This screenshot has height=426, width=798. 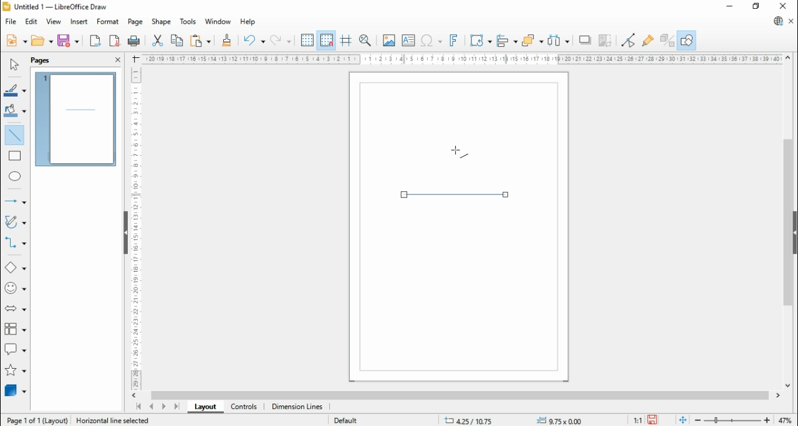 I want to click on layout, so click(x=204, y=406).